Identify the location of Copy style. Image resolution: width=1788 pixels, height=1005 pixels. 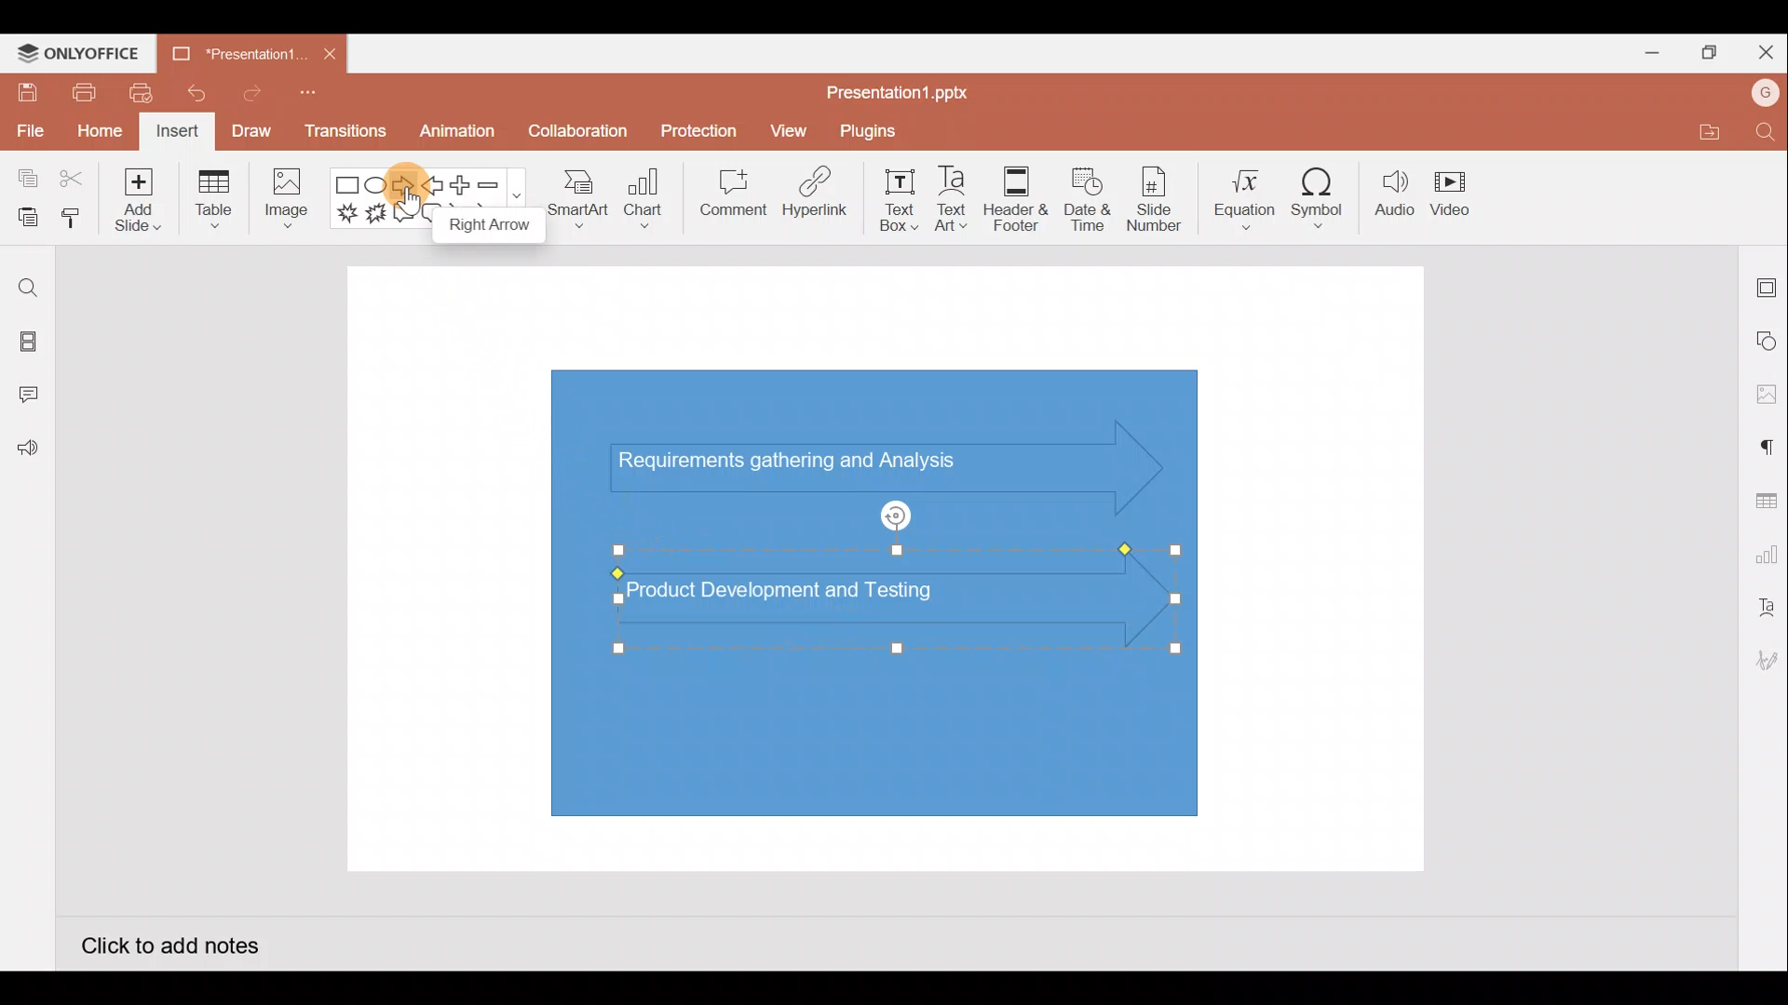
(73, 221).